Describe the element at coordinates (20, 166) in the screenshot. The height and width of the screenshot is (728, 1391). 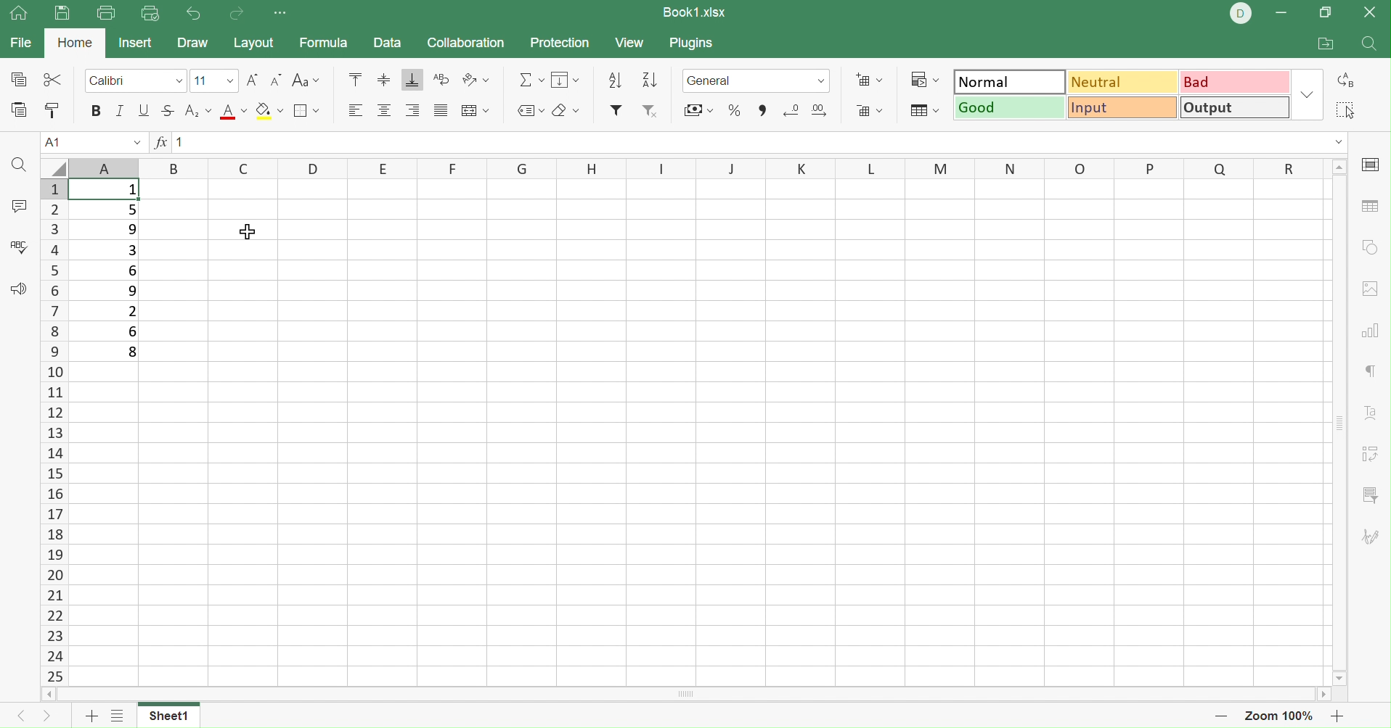
I see `Find` at that location.